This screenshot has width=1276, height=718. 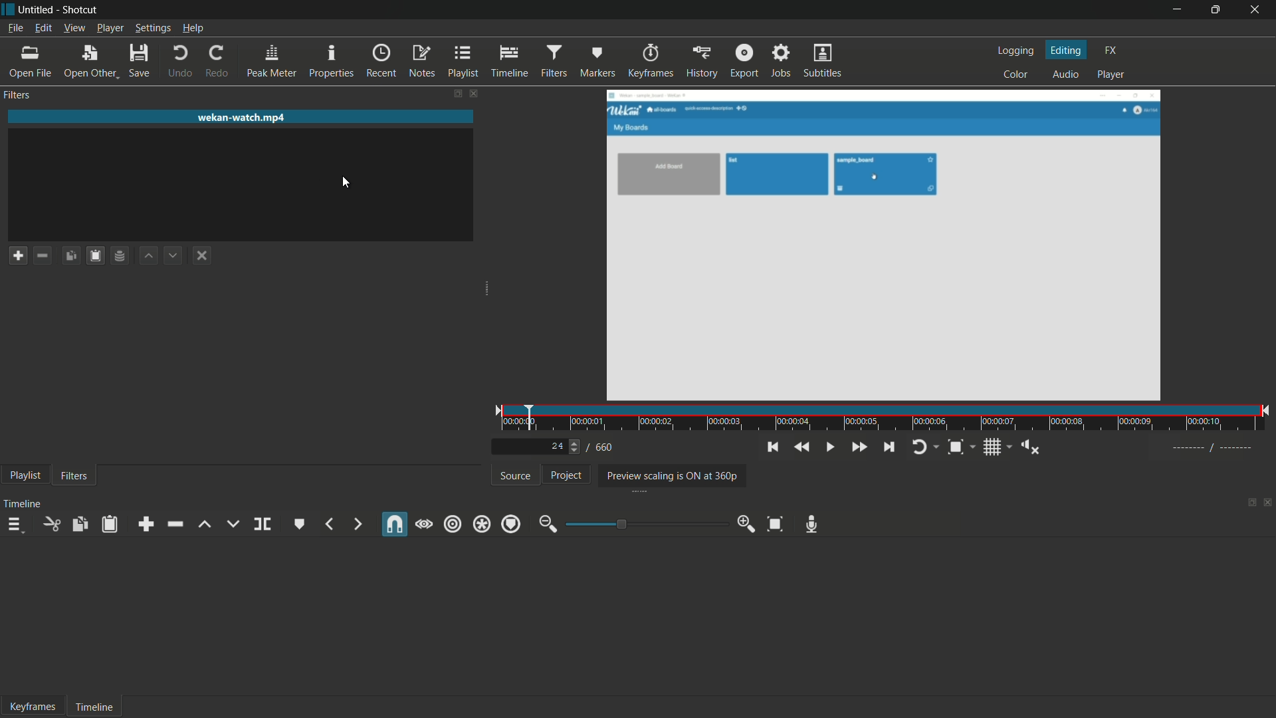 I want to click on save, so click(x=141, y=60).